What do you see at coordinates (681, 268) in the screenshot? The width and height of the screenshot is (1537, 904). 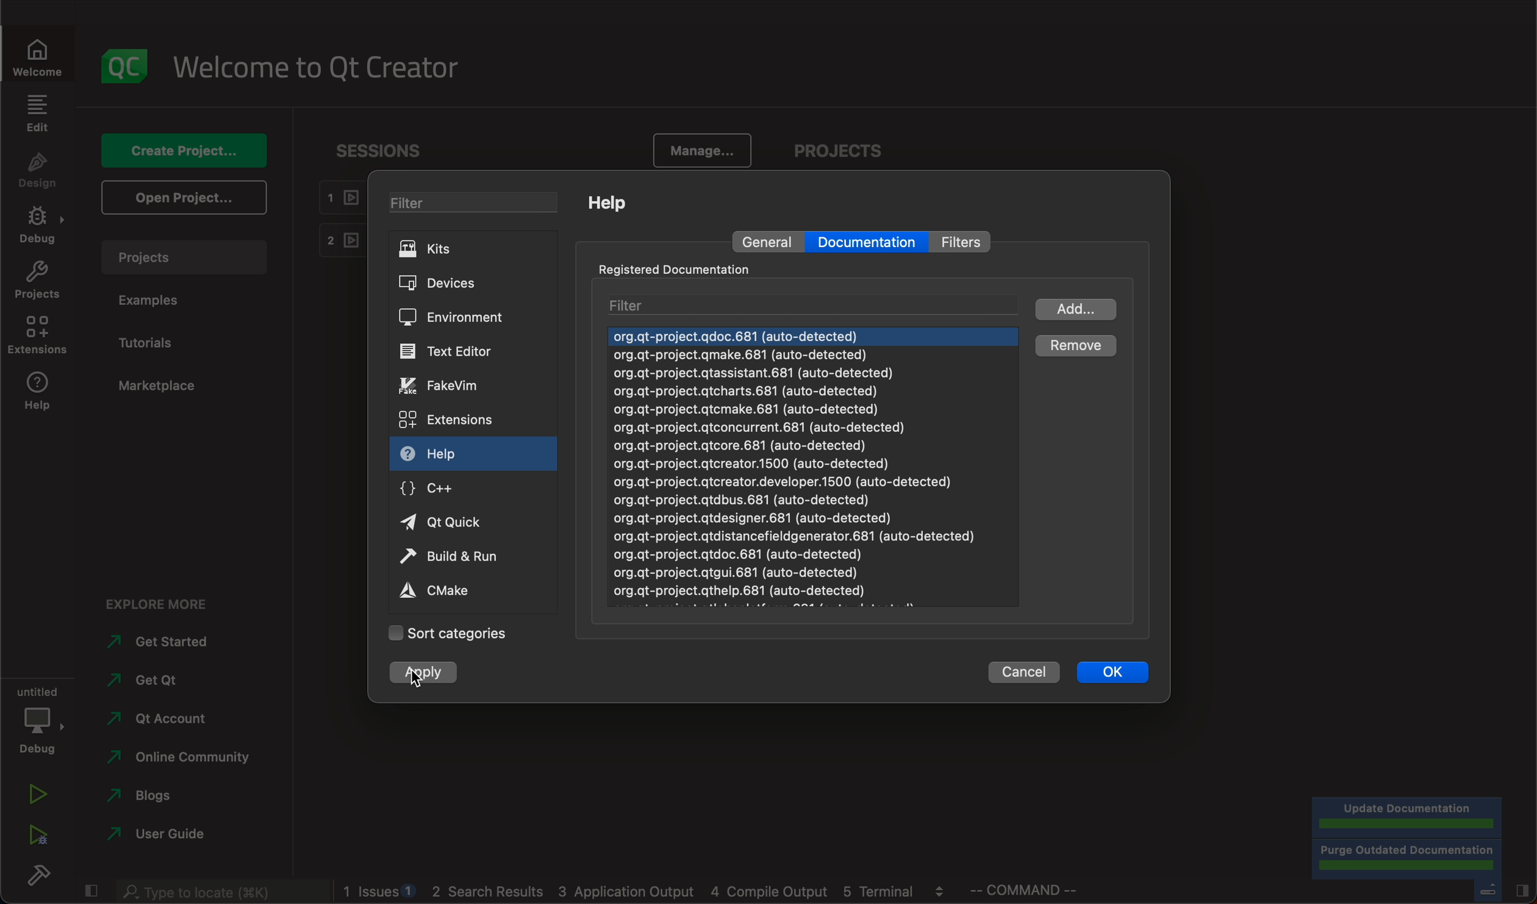 I see `registered` at bounding box center [681, 268].